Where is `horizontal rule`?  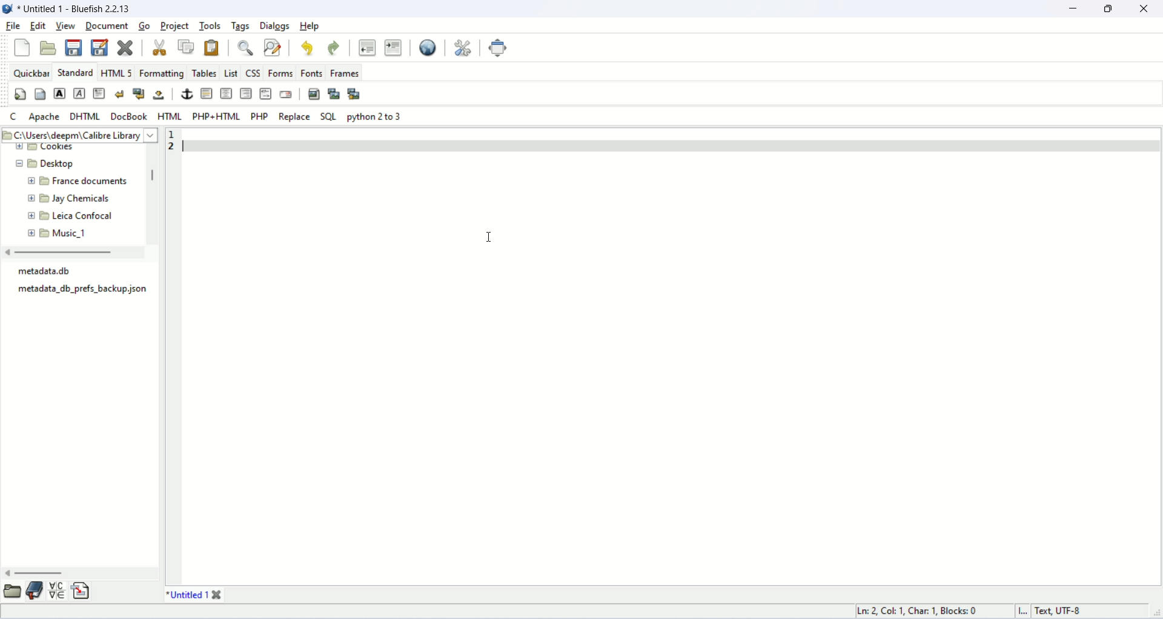
horizontal rule is located at coordinates (205, 93).